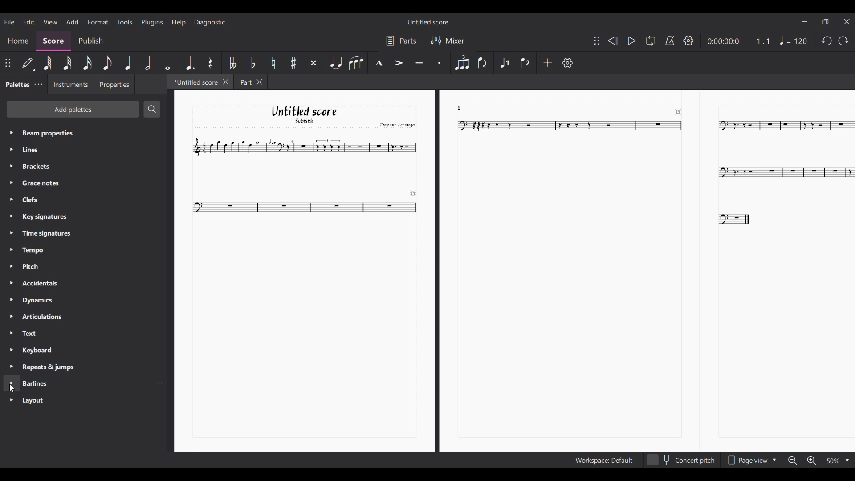 The height and width of the screenshot is (481, 855). What do you see at coordinates (681, 460) in the screenshot?
I see `Toggle concert pitch` at bounding box center [681, 460].